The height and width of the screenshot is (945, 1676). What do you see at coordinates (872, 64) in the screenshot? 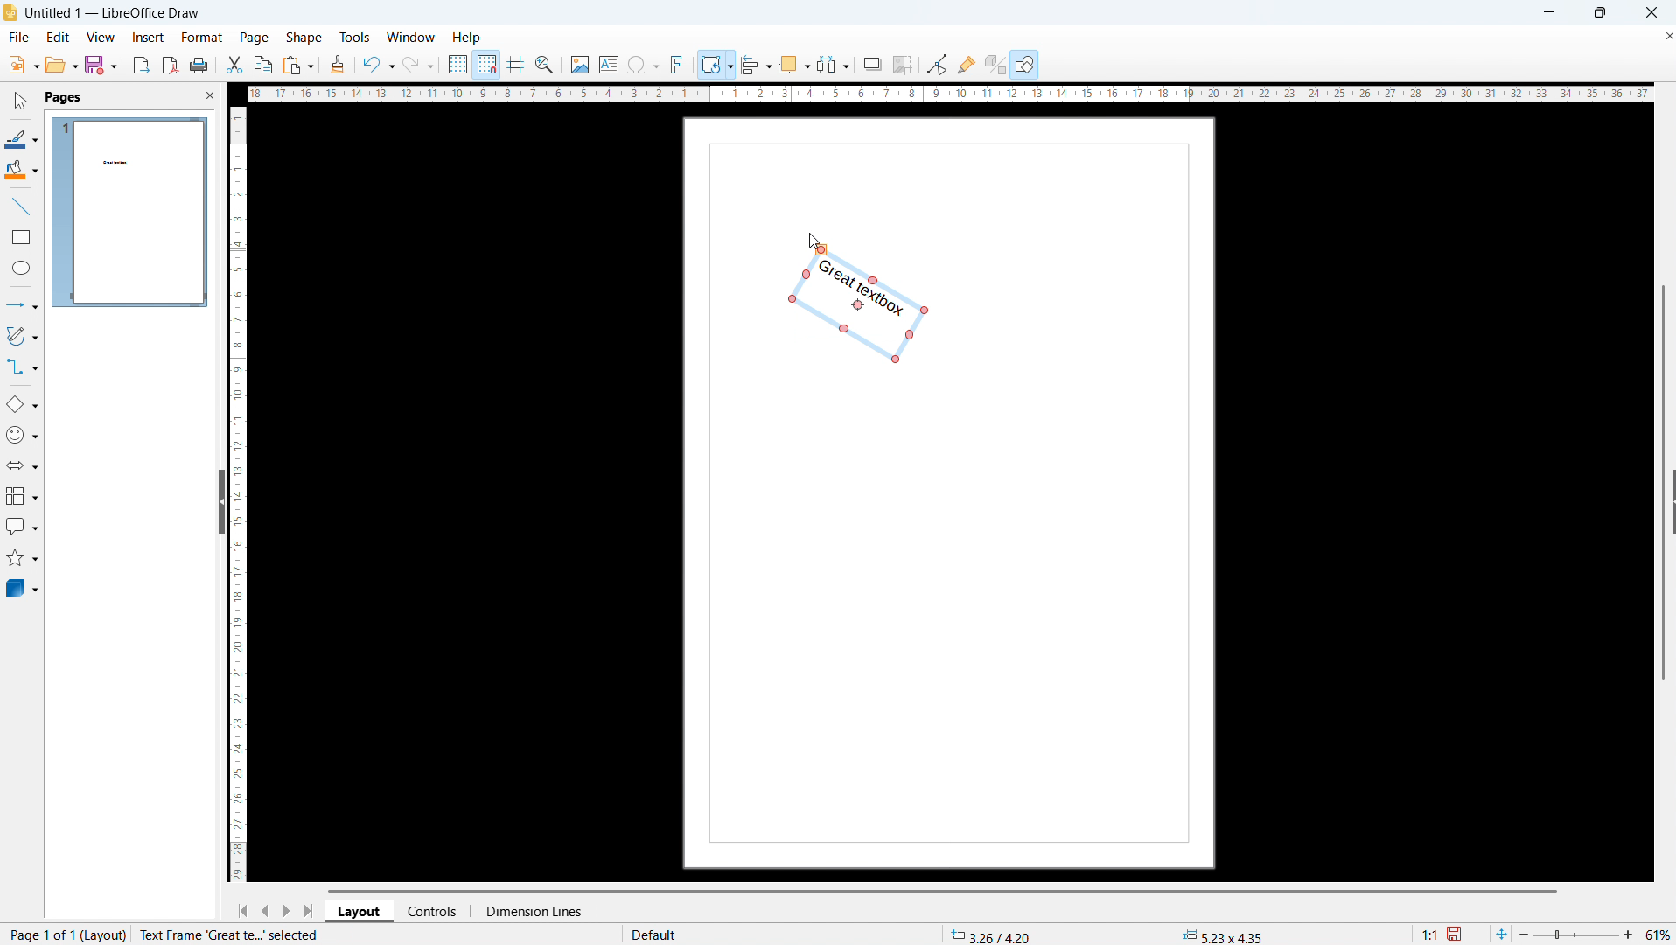
I see `shadow` at bounding box center [872, 64].